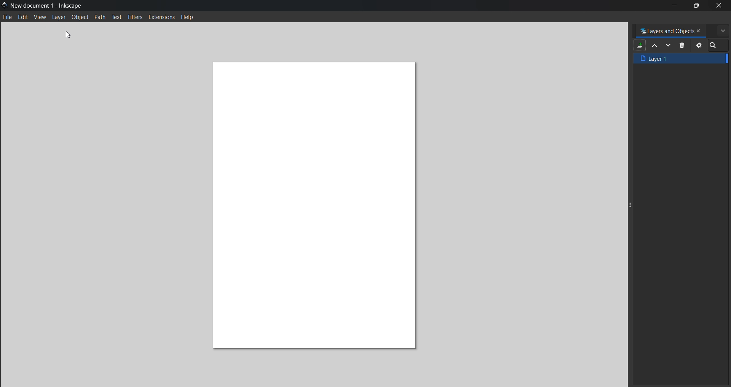  Describe the element at coordinates (22, 17) in the screenshot. I see `edit` at that location.